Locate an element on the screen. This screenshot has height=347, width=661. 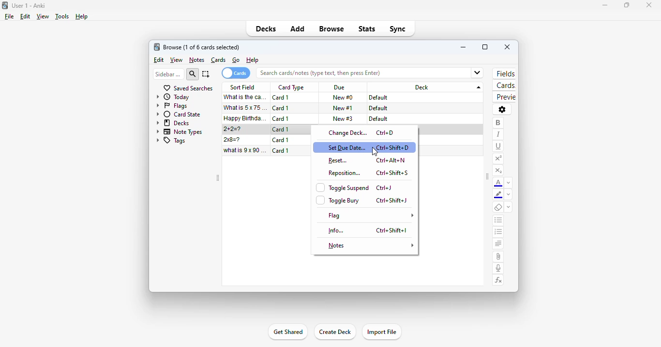
search is located at coordinates (193, 74).